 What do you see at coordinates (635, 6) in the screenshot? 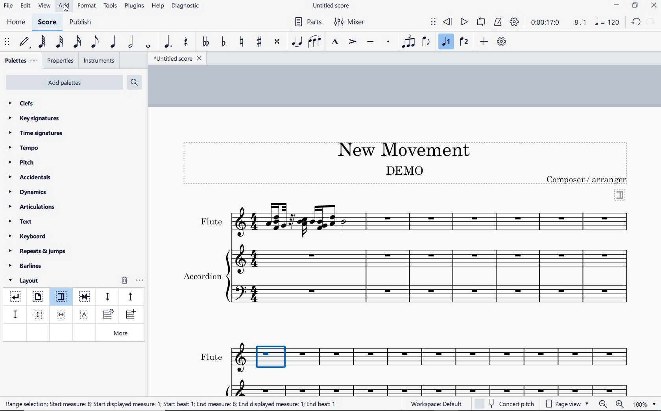
I see `restore down` at bounding box center [635, 6].